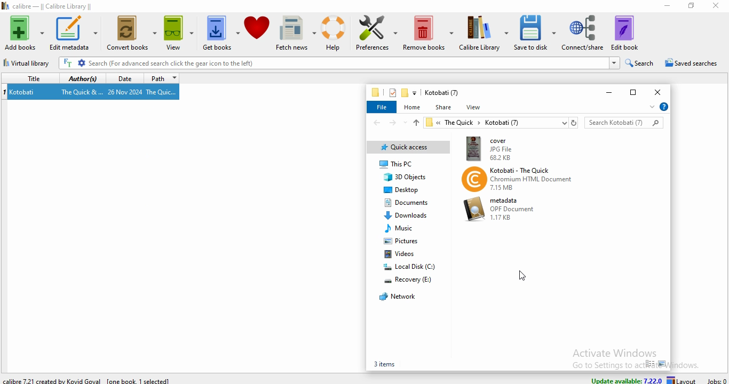  Describe the element at coordinates (428, 32) in the screenshot. I see `remove books` at that location.